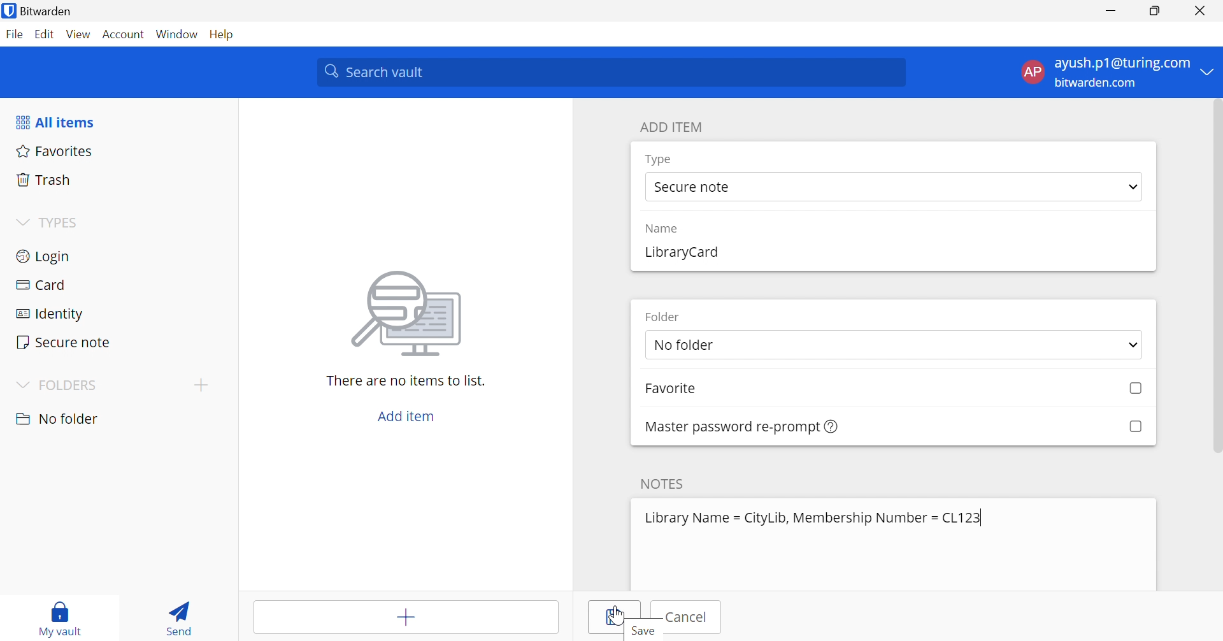  I want to click on Master password re-prompt, so click(742, 426).